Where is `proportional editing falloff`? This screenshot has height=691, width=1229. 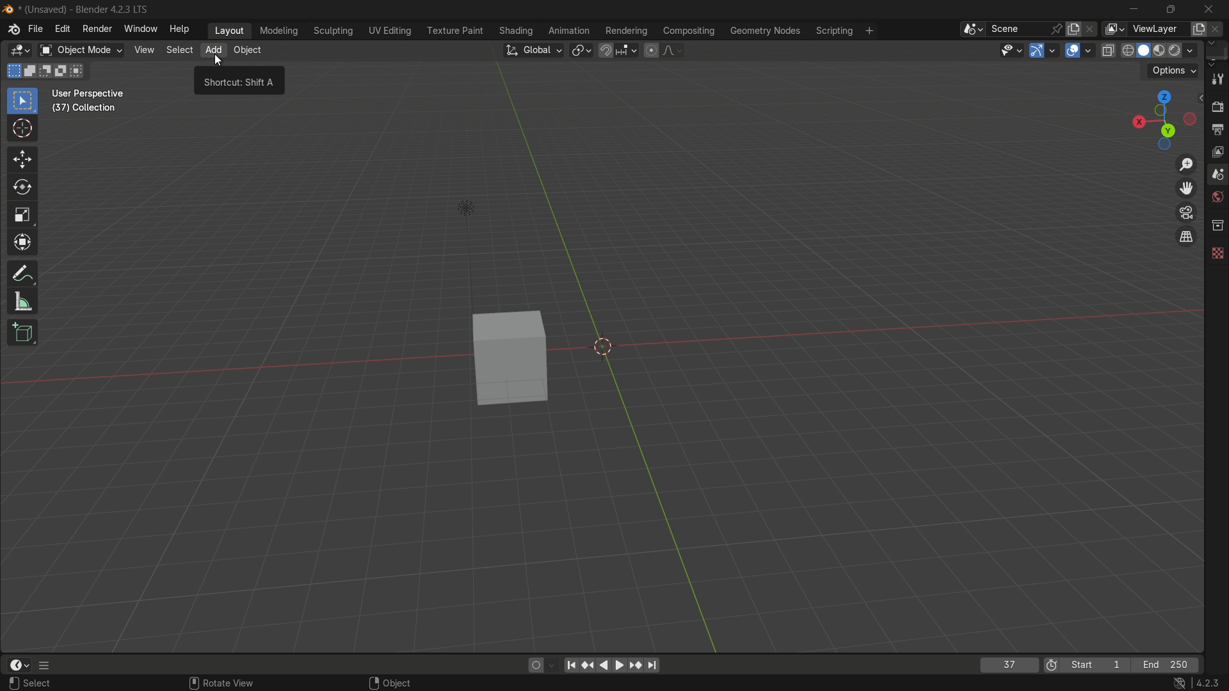
proportional editing falloff is located at coordinates (672, 51).